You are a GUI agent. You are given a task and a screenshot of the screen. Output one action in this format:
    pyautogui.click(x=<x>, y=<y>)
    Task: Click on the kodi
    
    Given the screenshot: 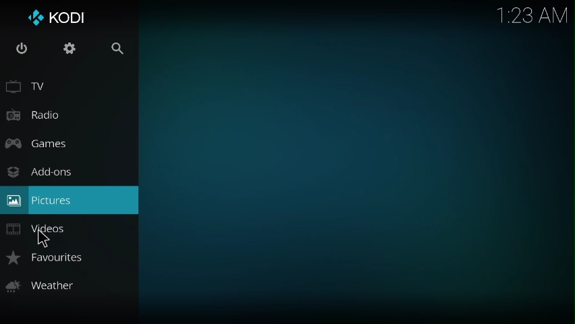 What is the action you would take?
    pyautogui.click(x=55, y=18)
    